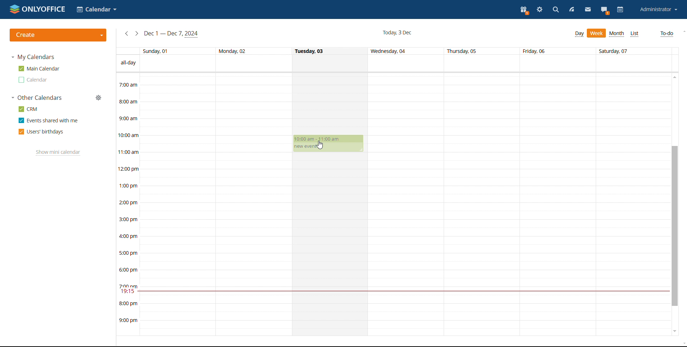 This screenshot has width=687, height=347. I want to click on 8:00 pm, so click(128, 303).